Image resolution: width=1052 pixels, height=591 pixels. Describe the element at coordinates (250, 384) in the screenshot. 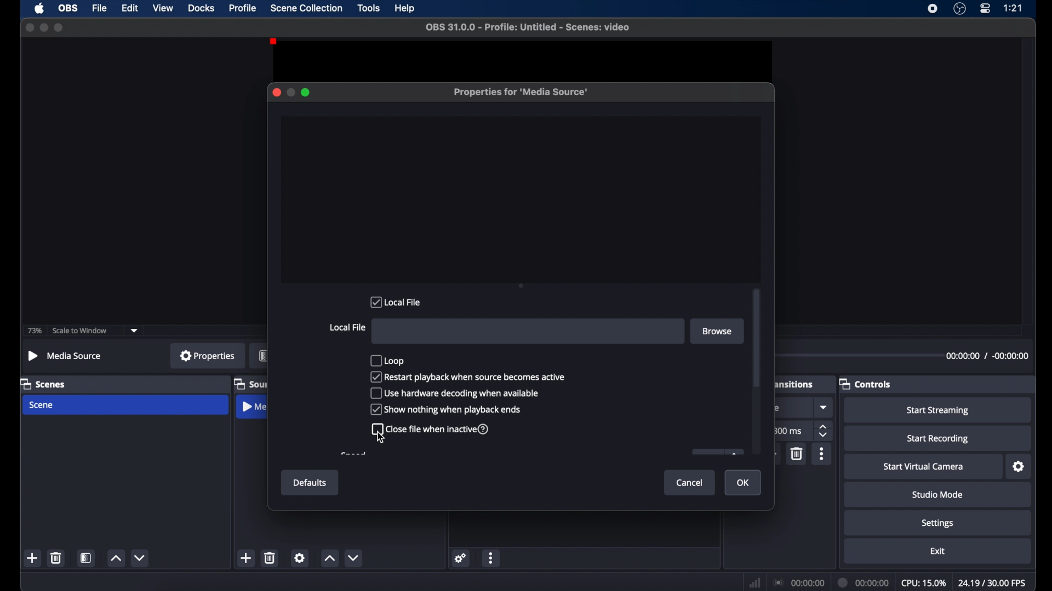

I see `sources` at that location.